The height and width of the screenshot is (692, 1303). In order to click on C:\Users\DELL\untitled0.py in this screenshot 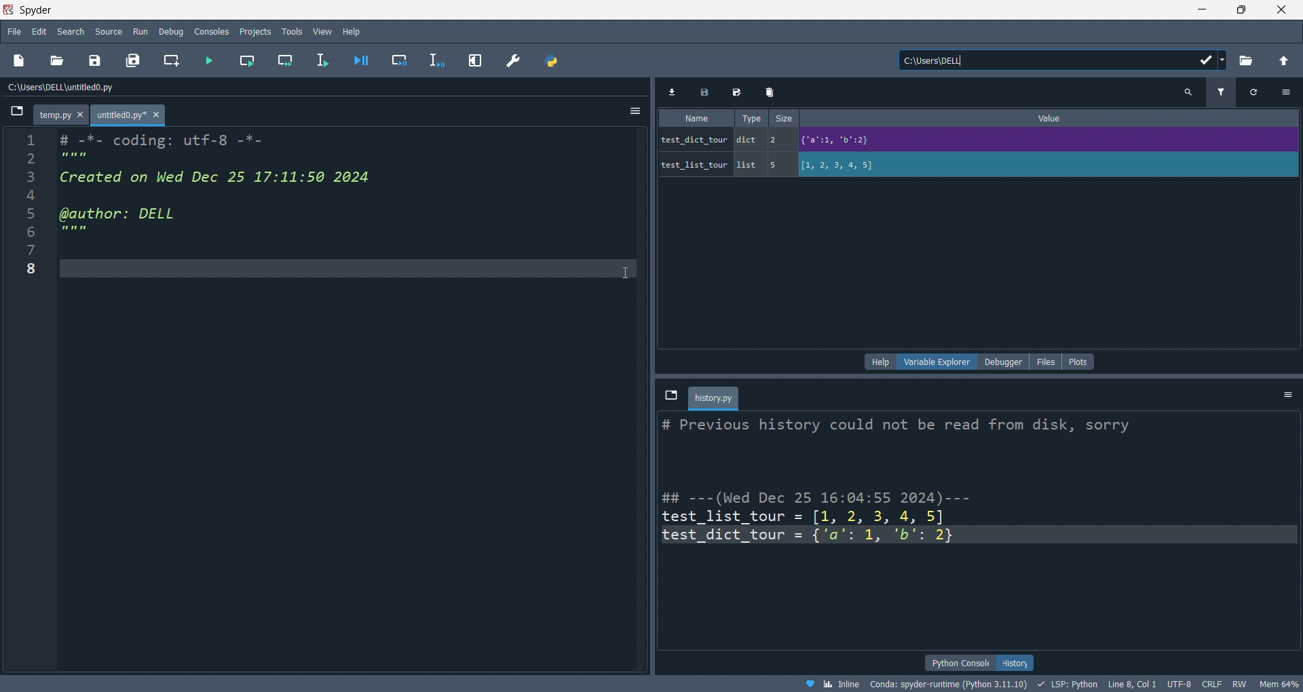, I will do `click(78, 88)`.